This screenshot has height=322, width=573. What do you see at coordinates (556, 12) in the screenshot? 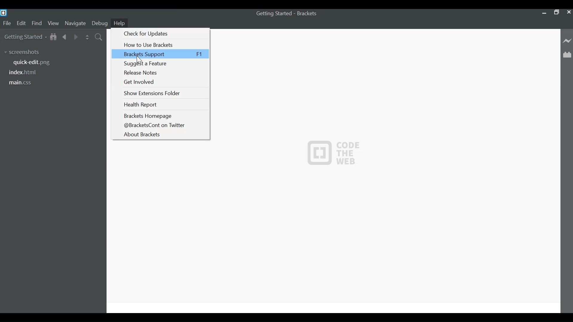
I see `Restore` at bounding box center [556, 12].